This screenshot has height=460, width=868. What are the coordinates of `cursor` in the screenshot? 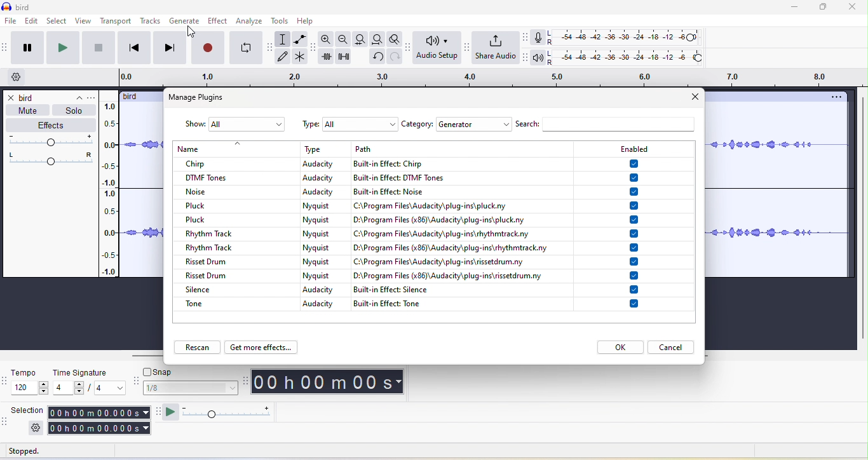 It's located at (191, 32).